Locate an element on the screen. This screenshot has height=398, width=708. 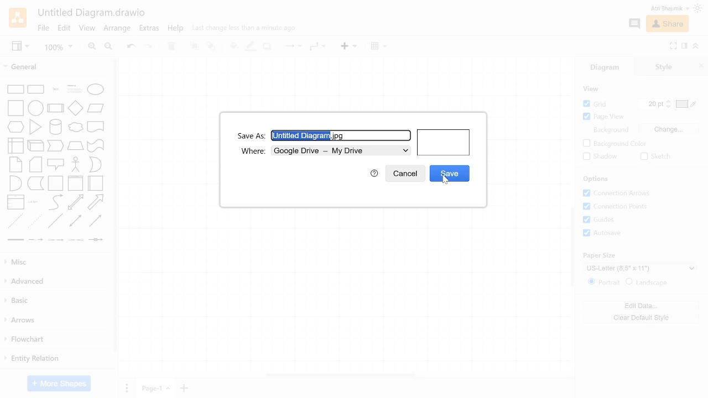
Help is located at coordinates (177, 29).